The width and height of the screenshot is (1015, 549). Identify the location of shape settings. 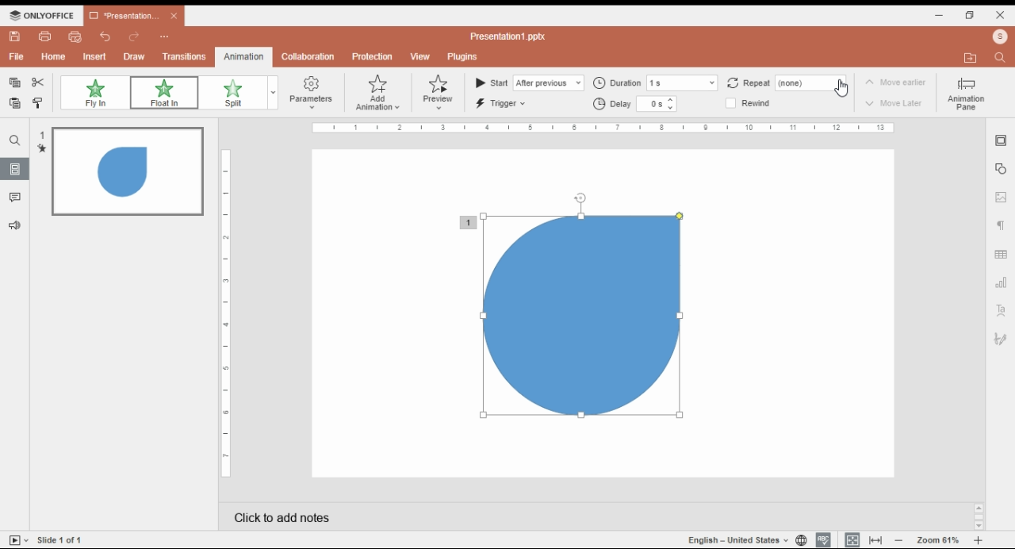
(1000, 171).